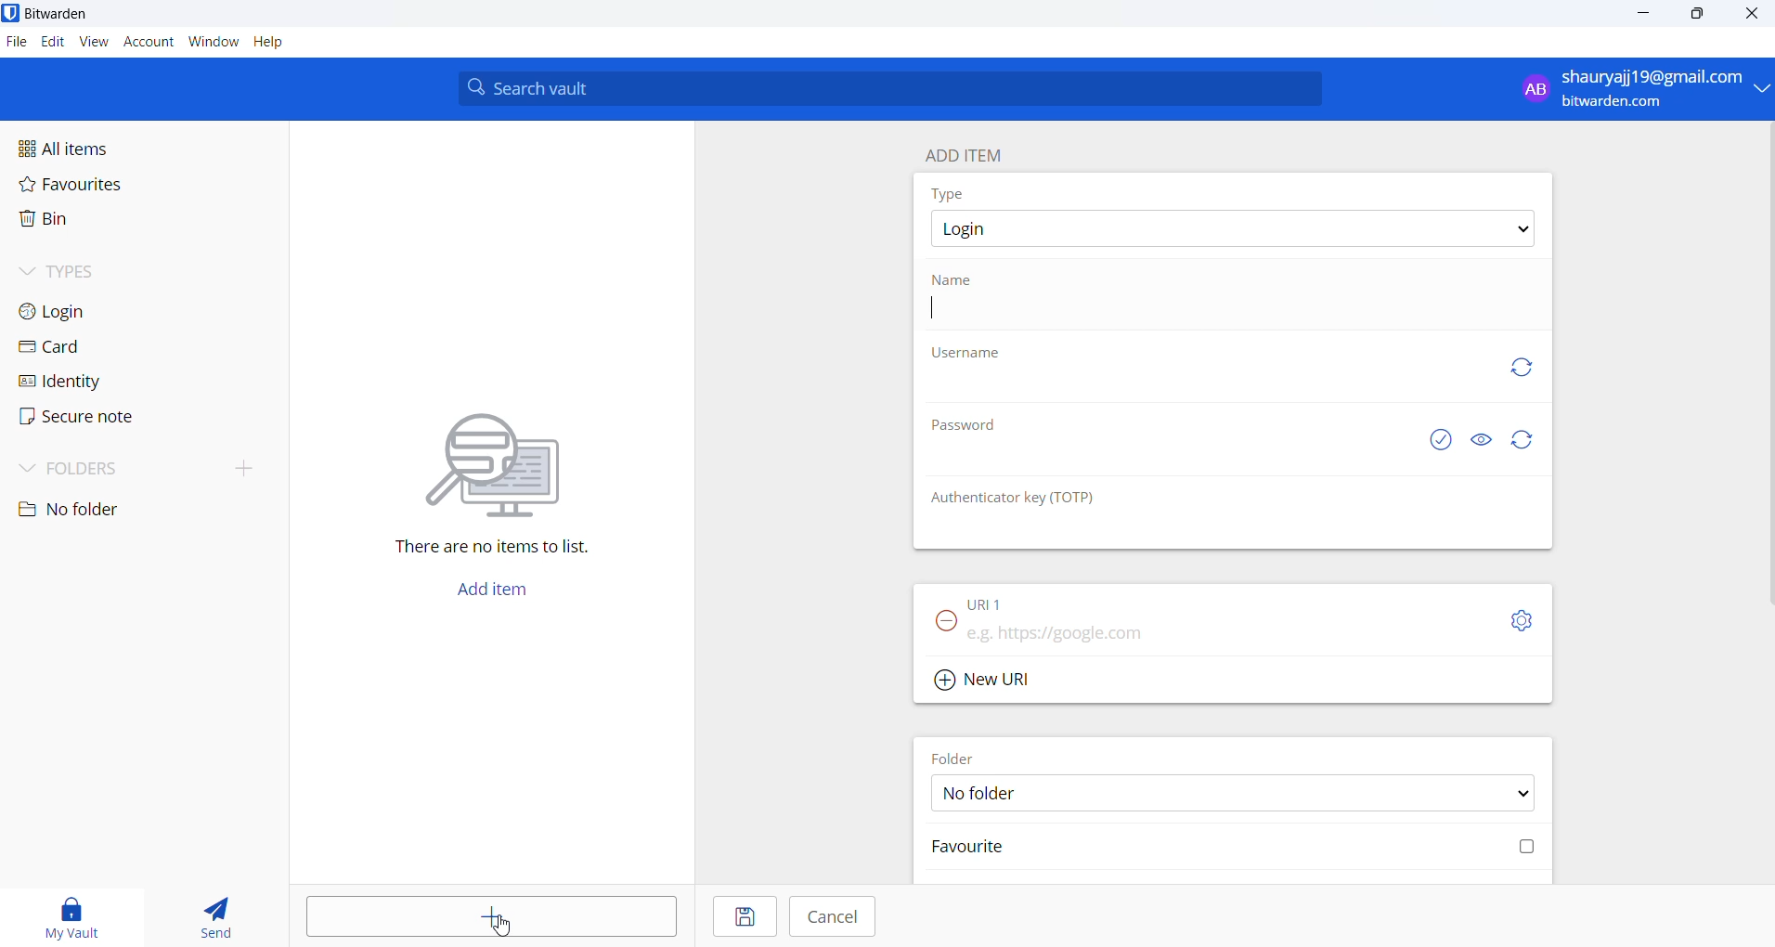 The image size is (1775, 947). I want to click on secure note, so click(100, 420).